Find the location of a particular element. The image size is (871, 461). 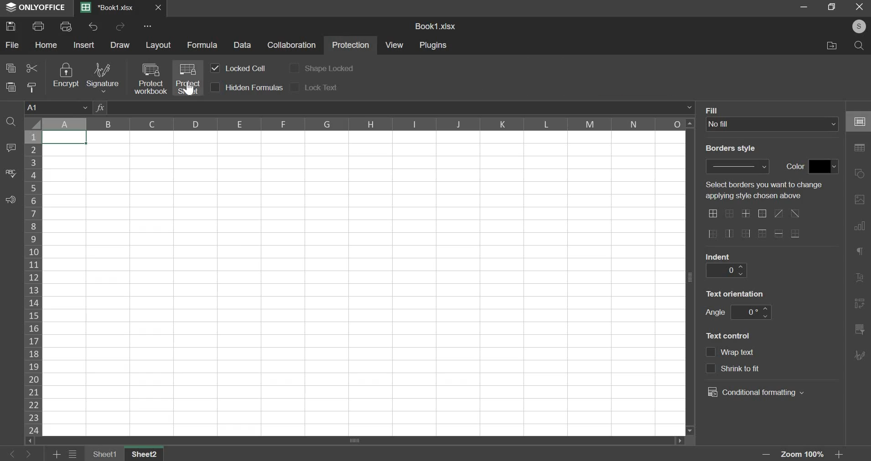

protection is located at coordinates (351, 46).